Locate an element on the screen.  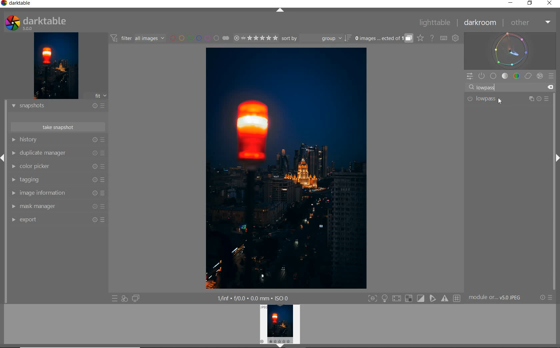
HELP ONLINE is located at coordinates (432, 38).